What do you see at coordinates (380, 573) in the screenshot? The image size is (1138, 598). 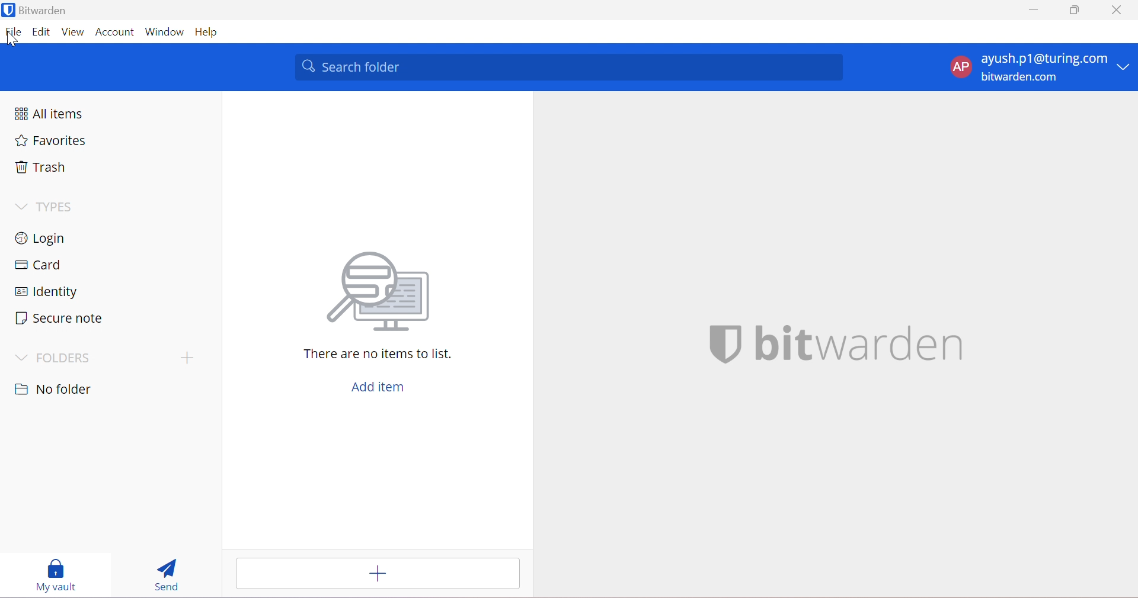 I see `Add item` at bounding box center [380, 573].